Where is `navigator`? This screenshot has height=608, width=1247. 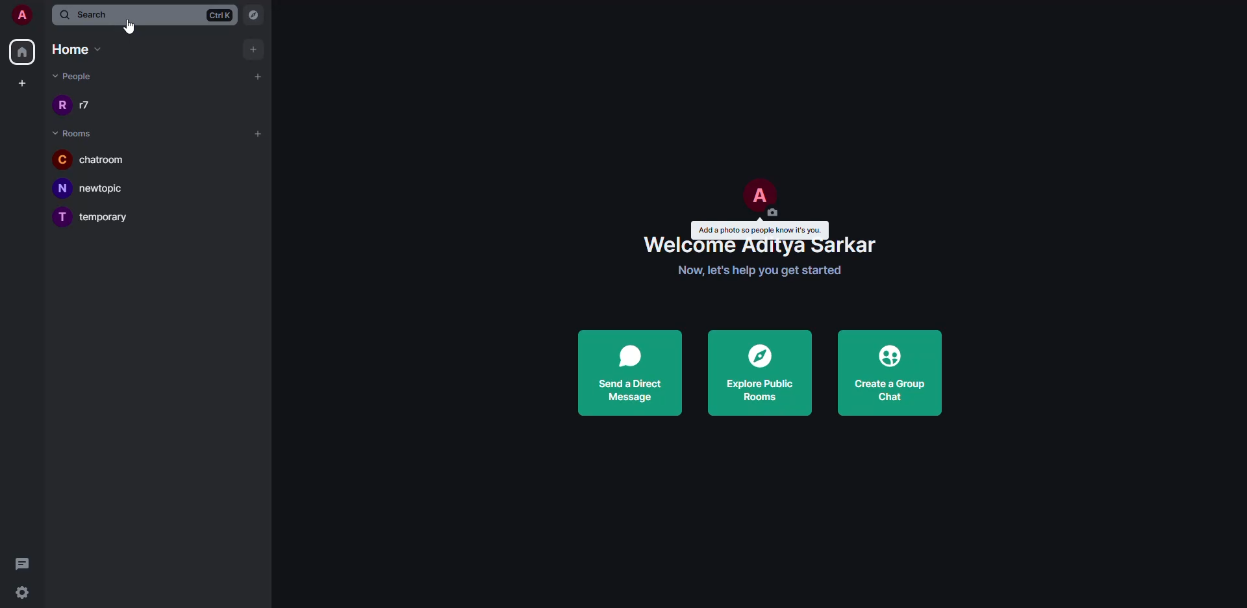
navigator is located at coordinates (255, 16).